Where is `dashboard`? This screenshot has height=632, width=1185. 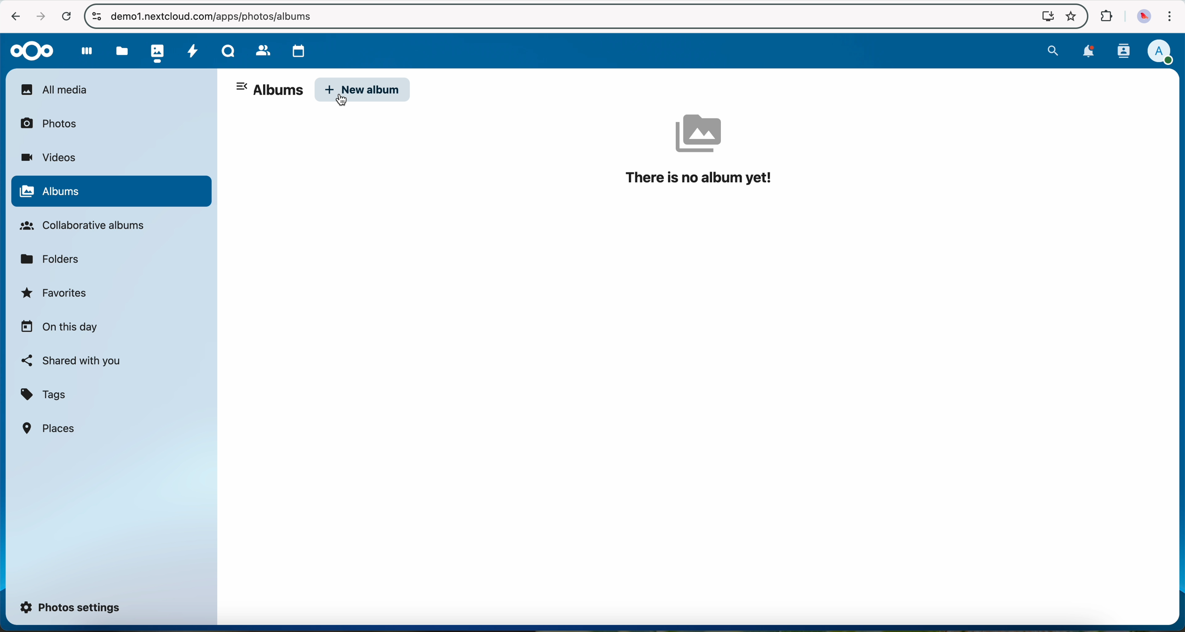
dashboard is located at coordinates (82, 51).